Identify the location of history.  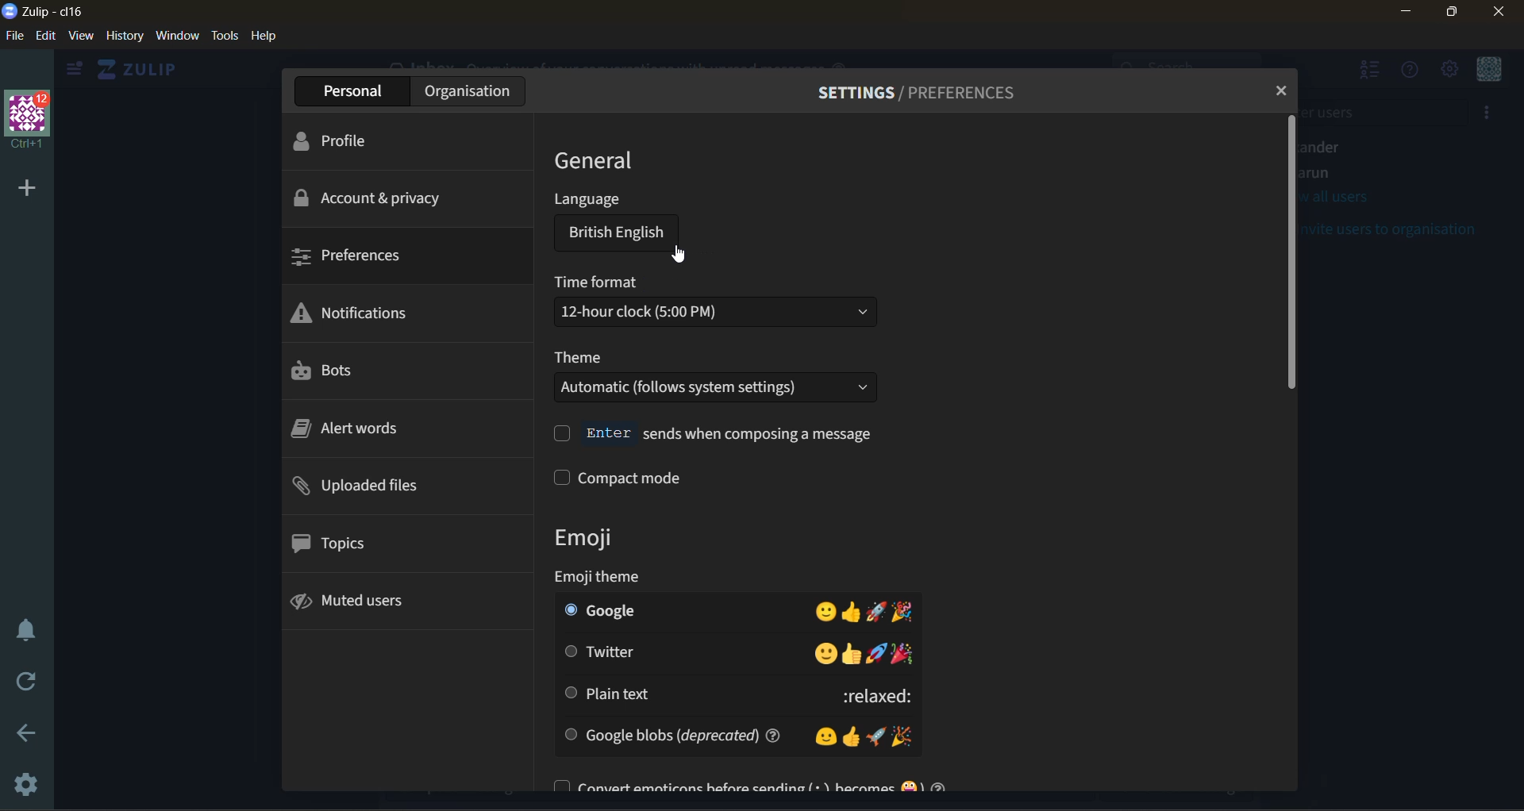
(124, 40).